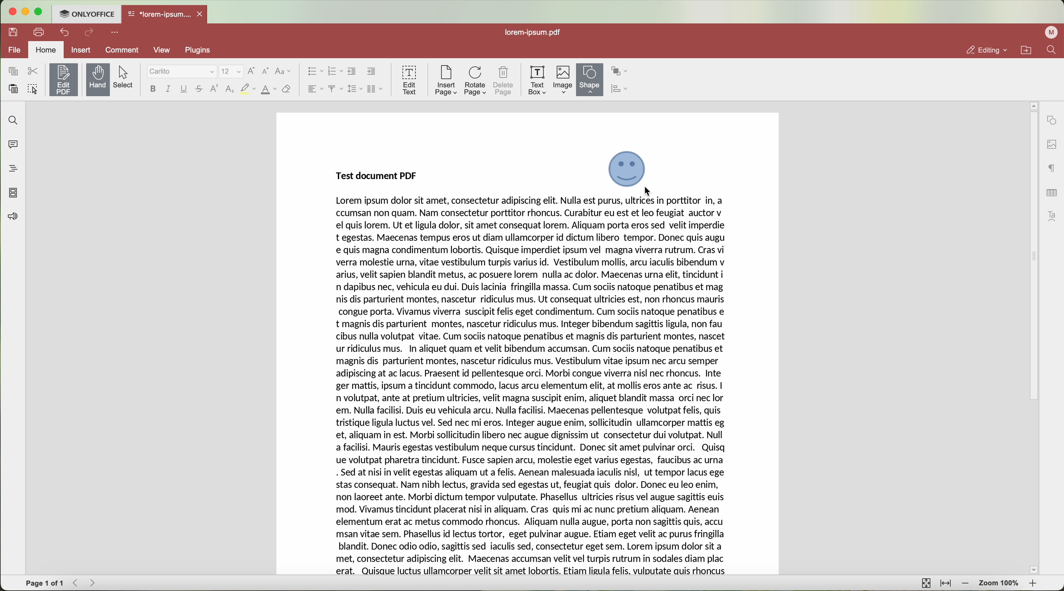  What do you see at coordinates (39, 13) in the screenshot?
I see `maximize` at bounding box center [39, 13].